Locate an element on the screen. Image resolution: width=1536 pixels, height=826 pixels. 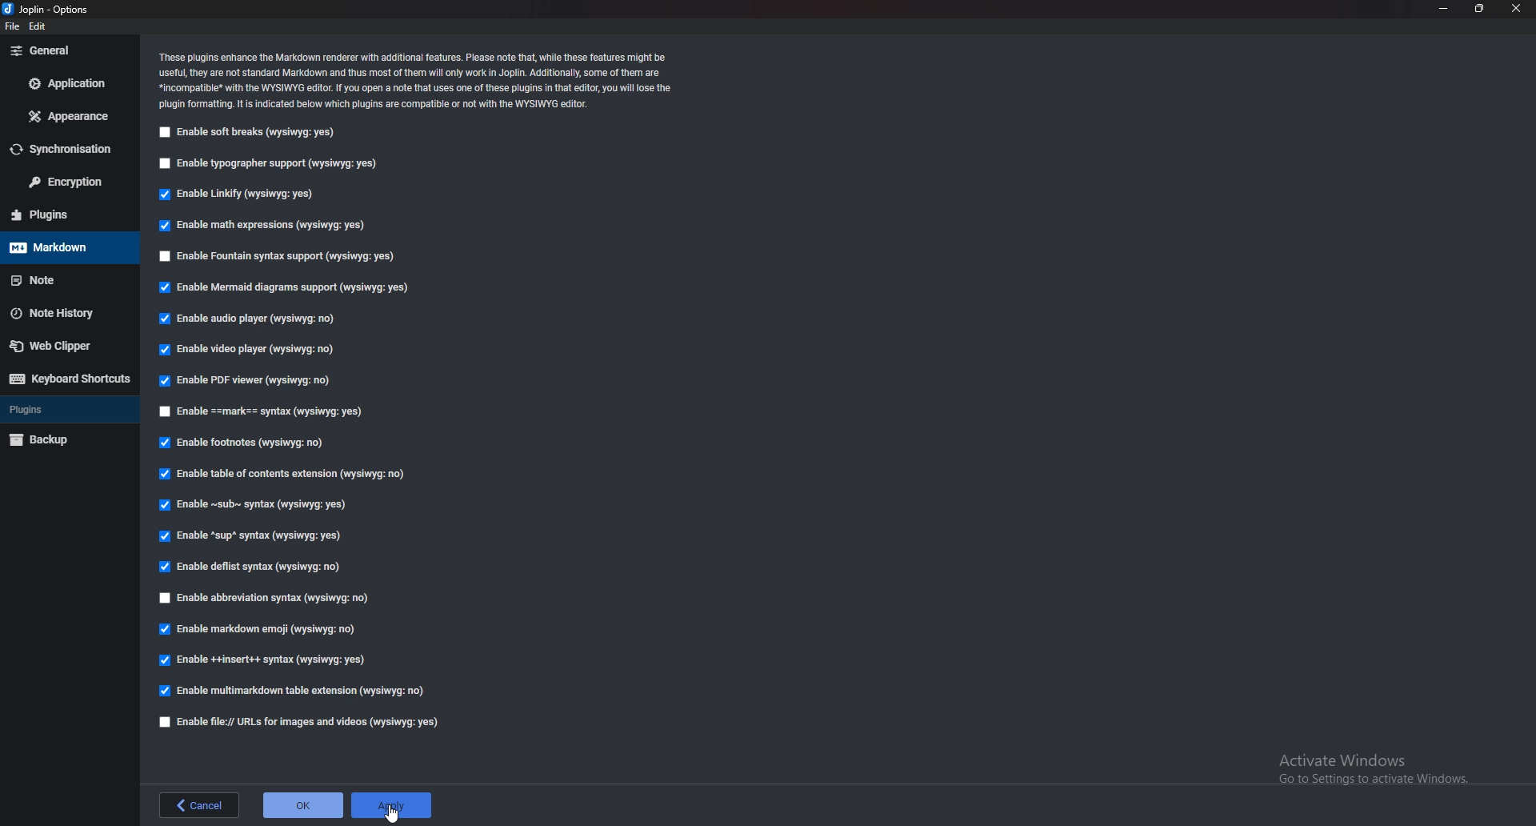
Synchronization is located at coordinates (66, 150).